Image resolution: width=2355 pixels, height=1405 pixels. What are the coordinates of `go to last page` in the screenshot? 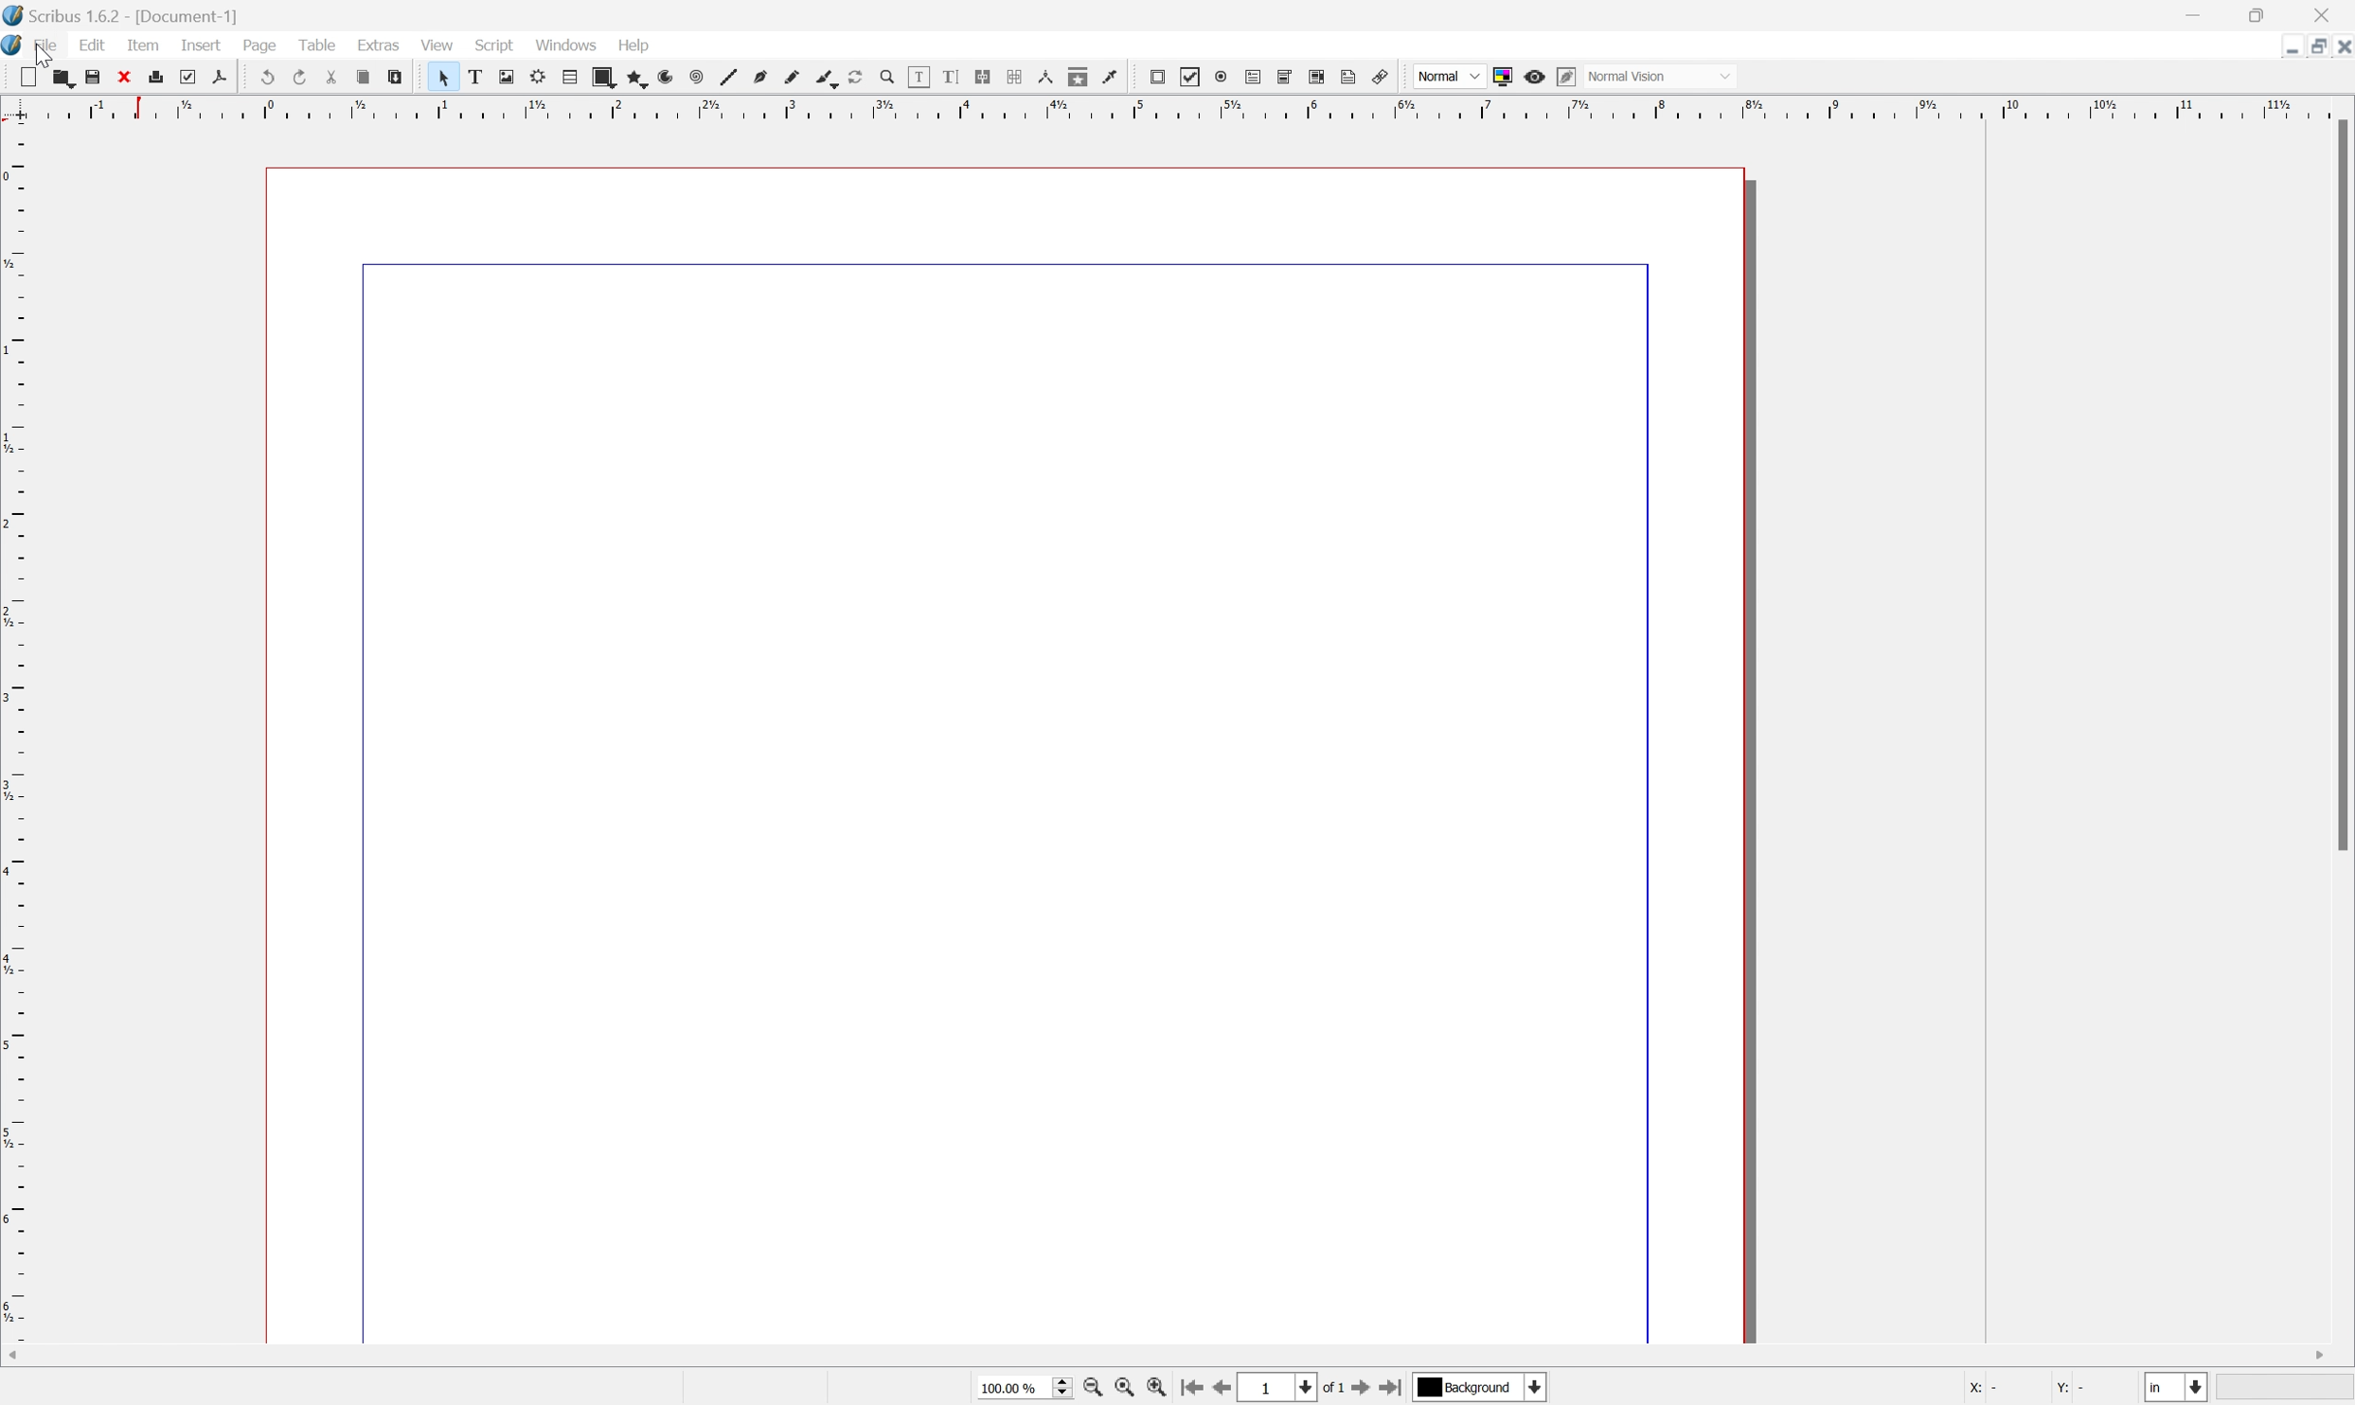 It's located at (1394, 1389).